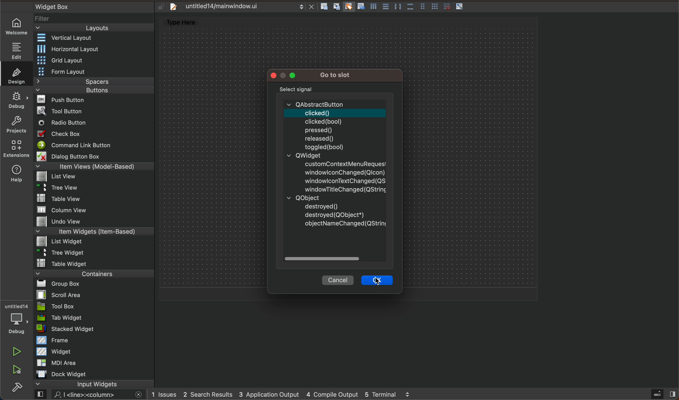 The image size is (679, 400). What do you see at coordinates (16, 351) in the screenshot?
I see `run` at bounding box center [16, 351].